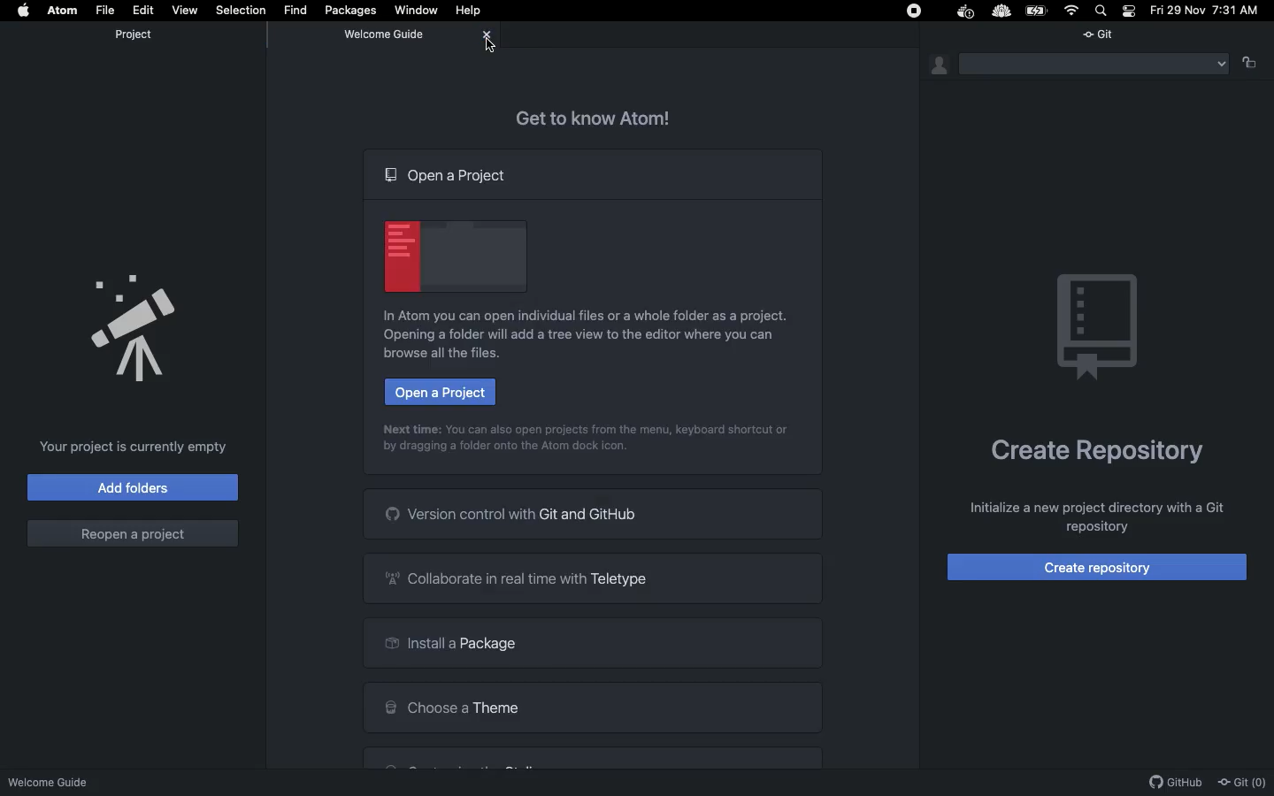 Image resolution: width=1274 pixels, height=796 pixels. Describe the element at coordinates (914, 11) in the screenshot. I see `stop` at that location.